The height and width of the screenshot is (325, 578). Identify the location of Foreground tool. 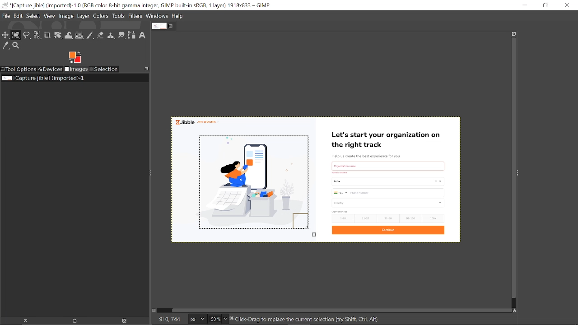
(75, 57).